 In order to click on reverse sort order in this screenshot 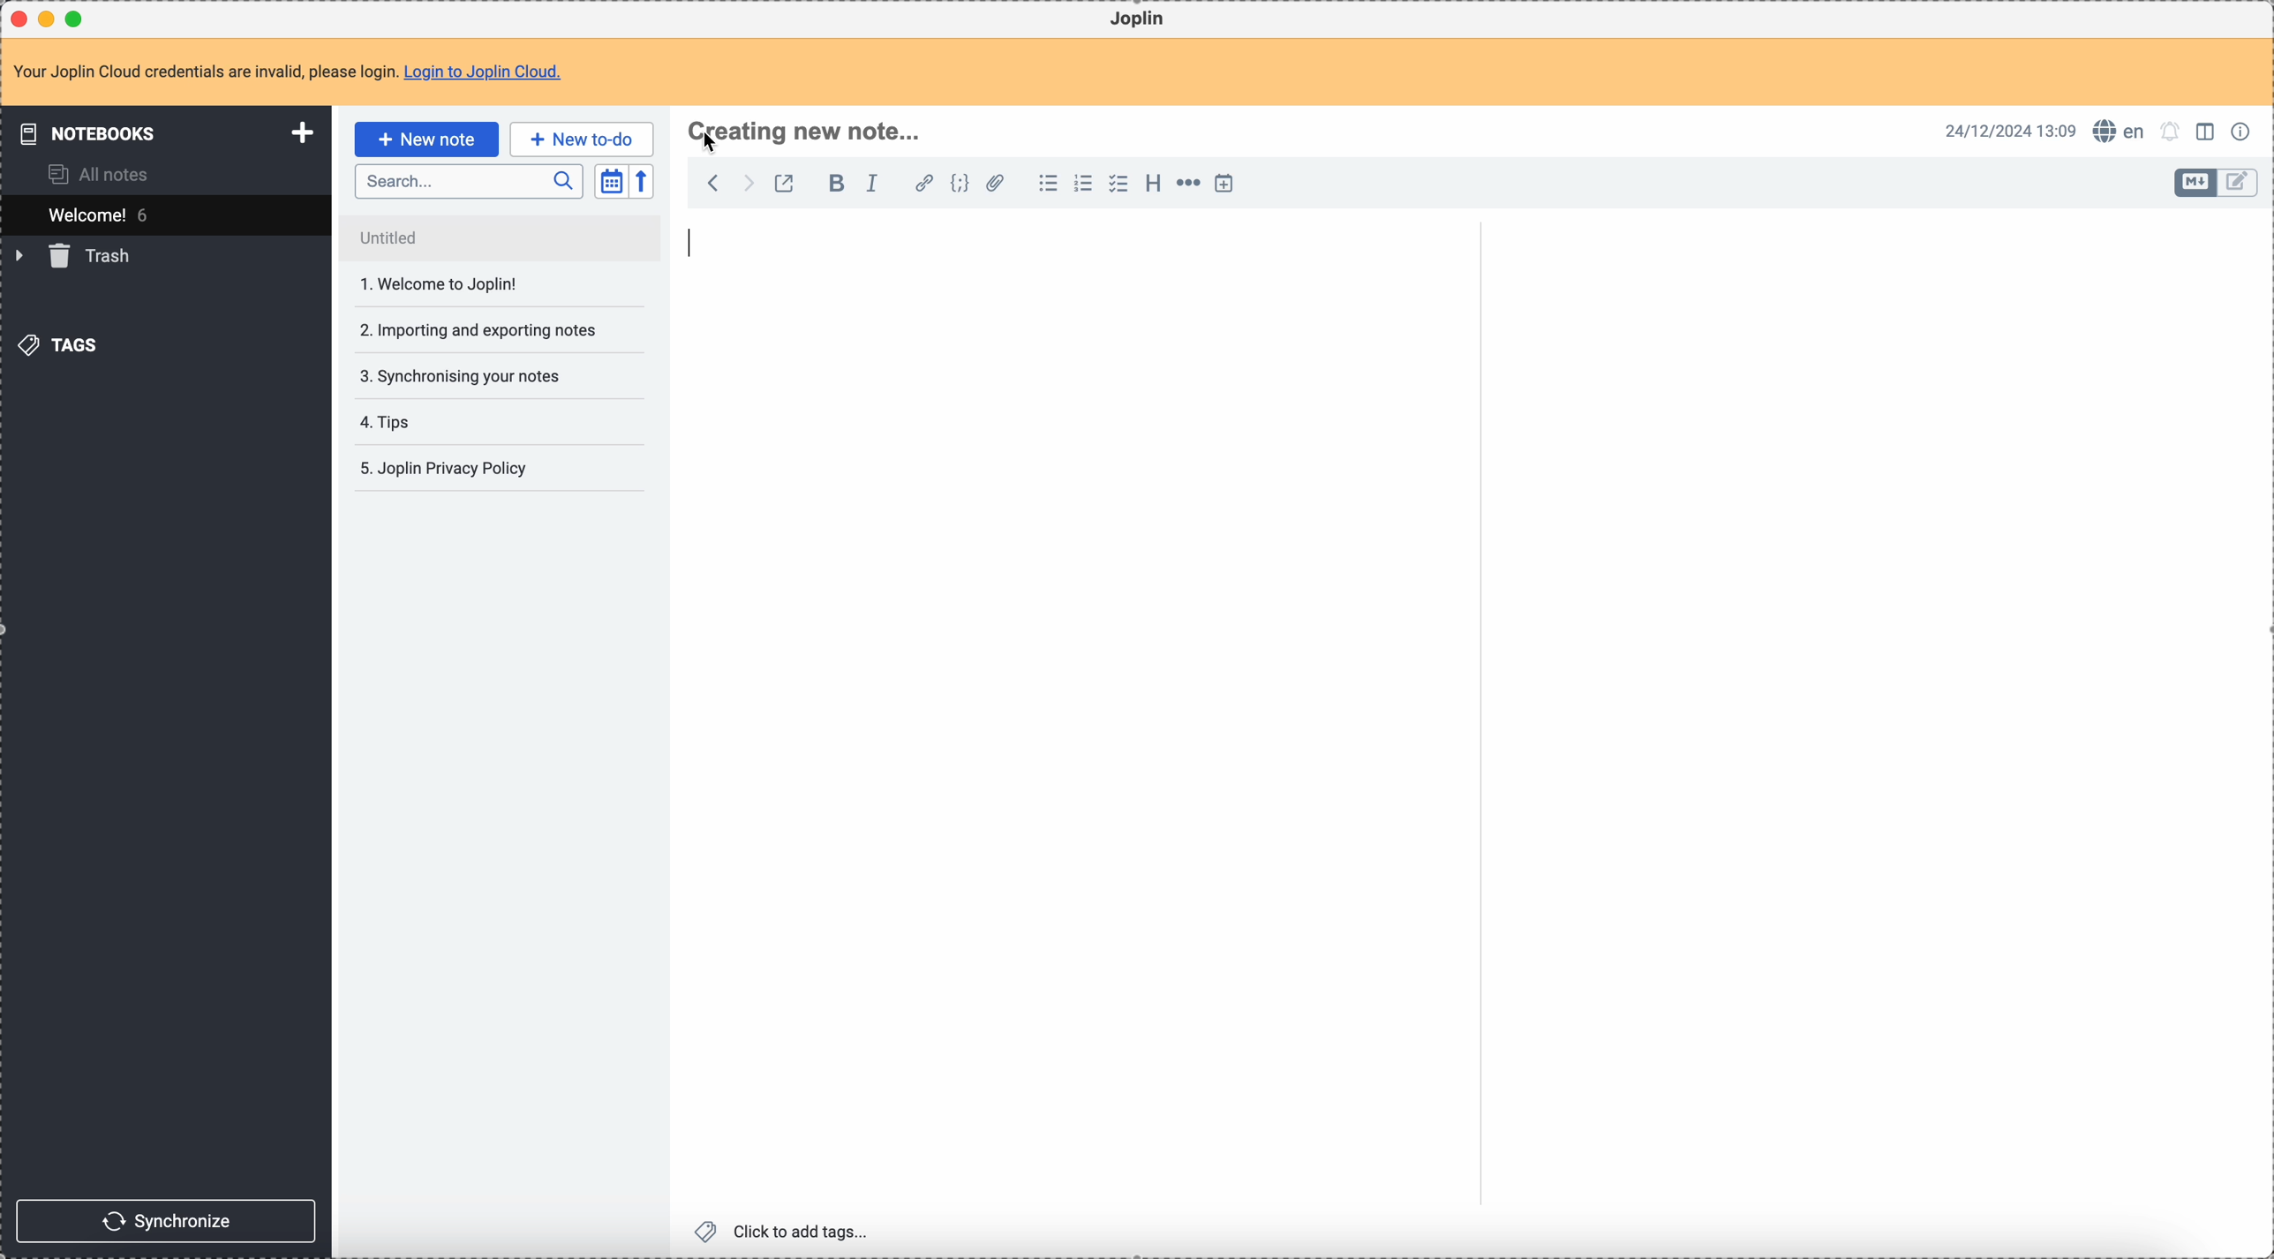, I will do `click(644, 182)`.